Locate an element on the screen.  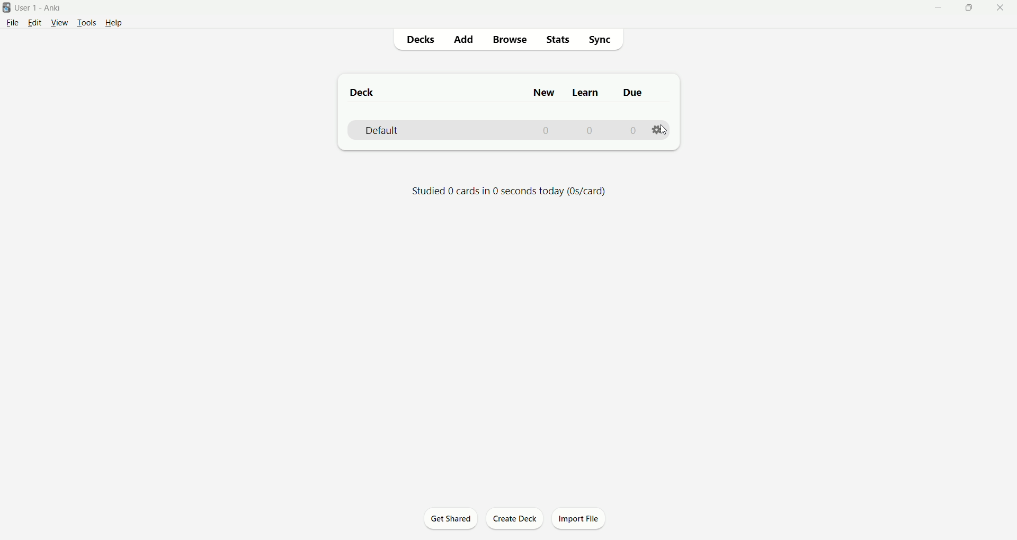
minimize is located at coordinates (934, 9).